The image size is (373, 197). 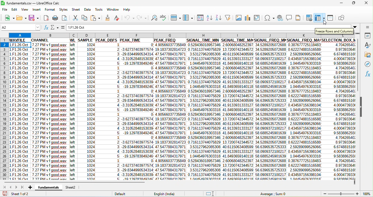 I want to click on navigator, so click(x=368, y=65).